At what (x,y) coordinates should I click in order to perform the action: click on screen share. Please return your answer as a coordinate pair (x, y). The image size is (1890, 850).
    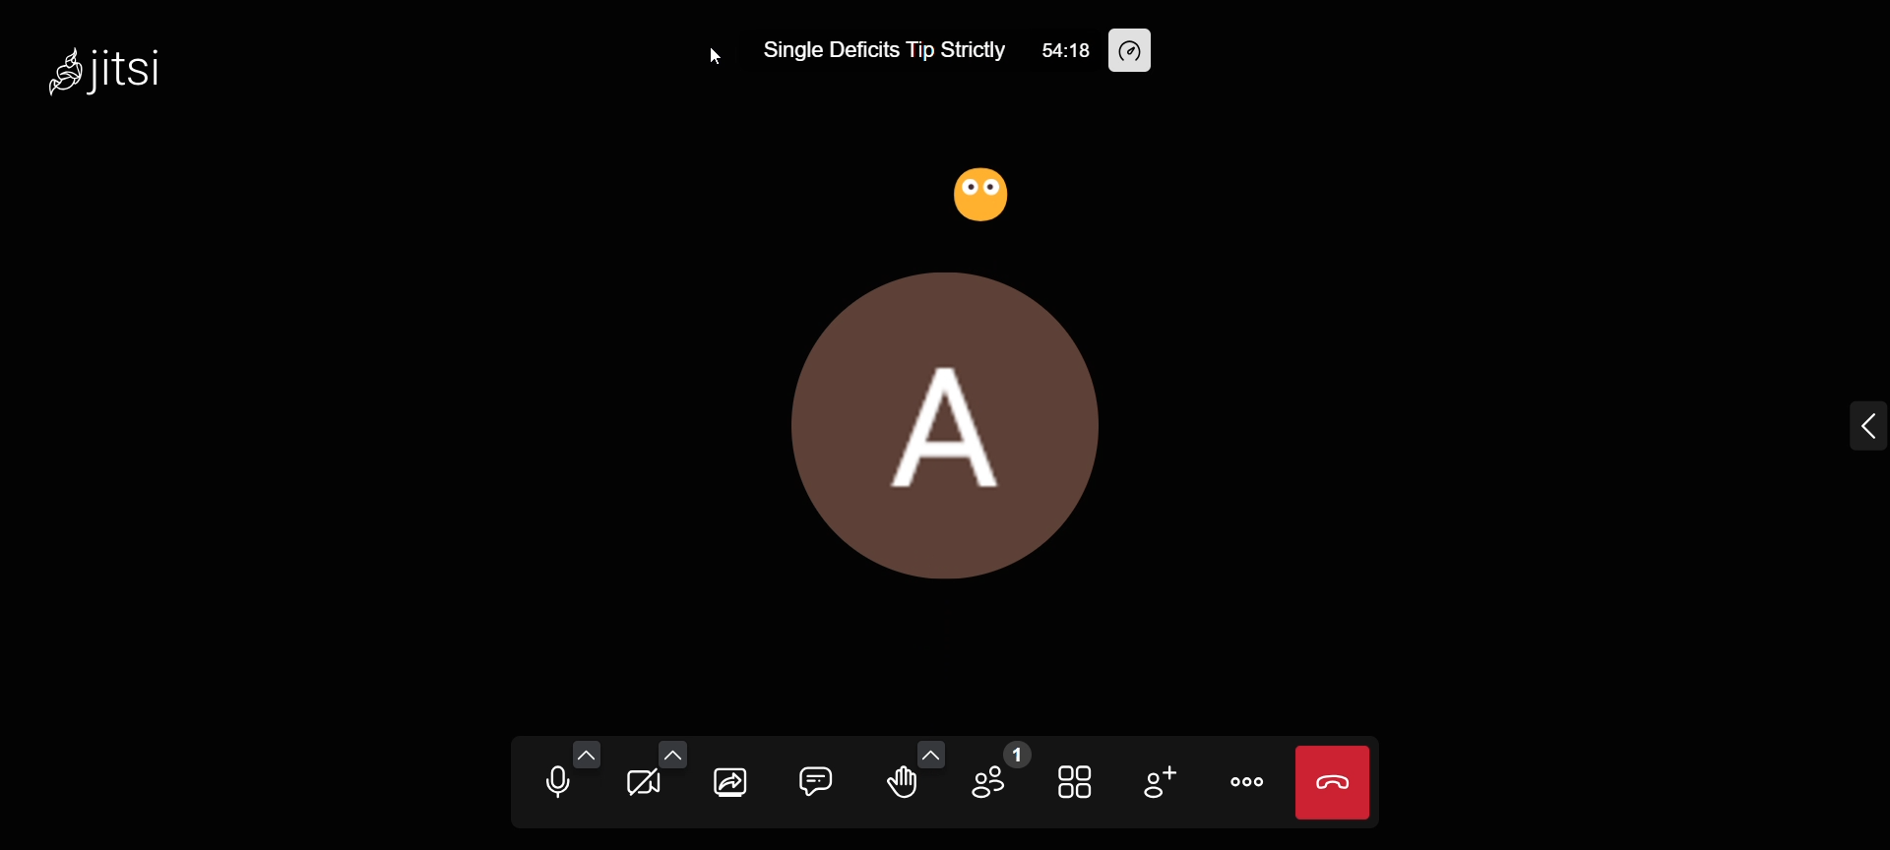
    Looking at the image, I should click on (734, 788).